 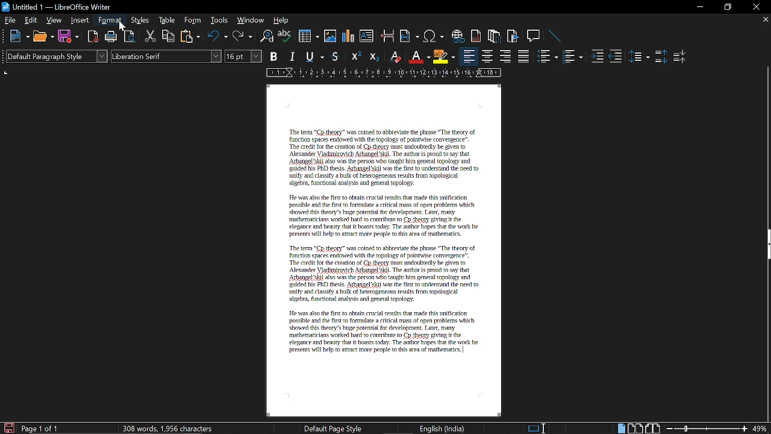 I want to click on Close, so click(x=757, y=8).